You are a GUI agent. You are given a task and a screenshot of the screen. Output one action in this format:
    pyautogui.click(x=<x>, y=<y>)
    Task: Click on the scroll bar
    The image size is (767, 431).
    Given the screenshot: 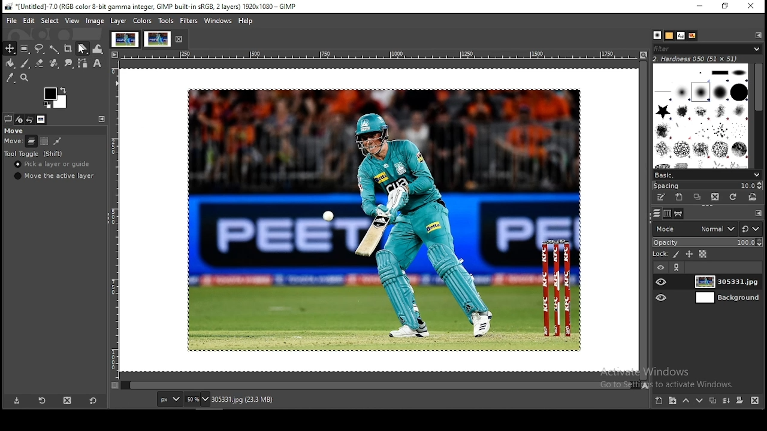 What is the action you would take?
    pyautogui.click(x=380, y=386)
    